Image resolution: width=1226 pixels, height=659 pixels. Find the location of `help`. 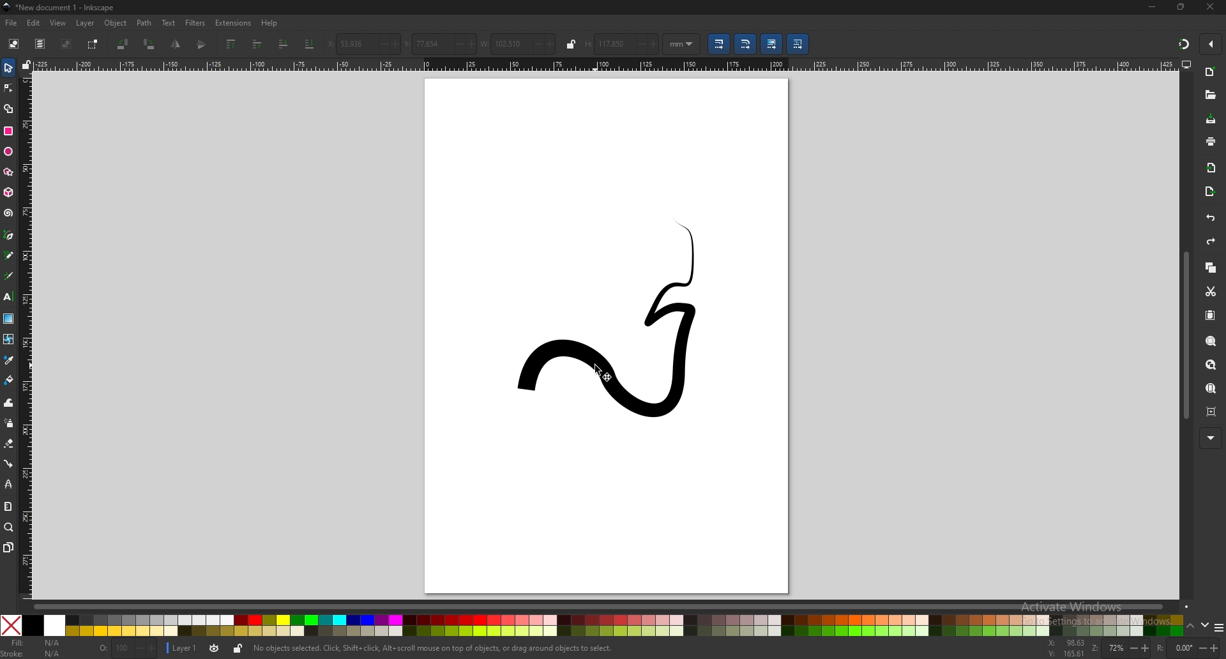

help is located at coordinates (269, 24).